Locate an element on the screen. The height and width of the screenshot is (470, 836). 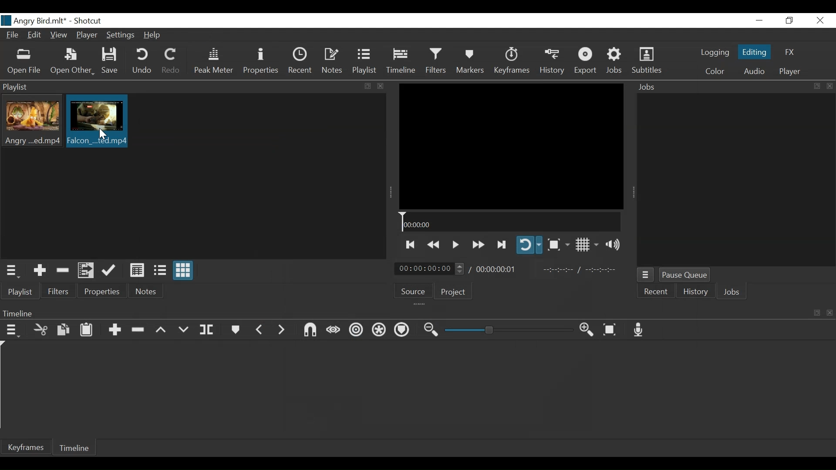
Media Viewer is located at coordinates (511, 144).